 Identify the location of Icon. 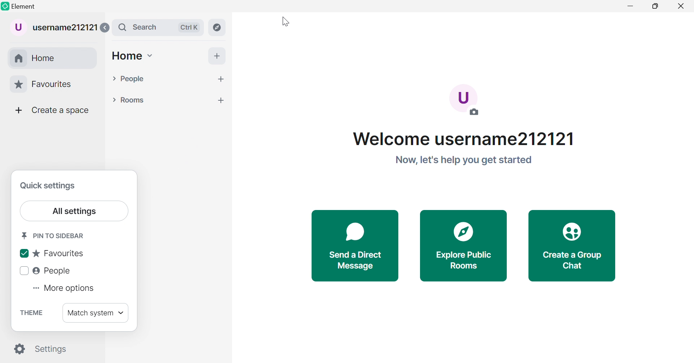
(573, 233).